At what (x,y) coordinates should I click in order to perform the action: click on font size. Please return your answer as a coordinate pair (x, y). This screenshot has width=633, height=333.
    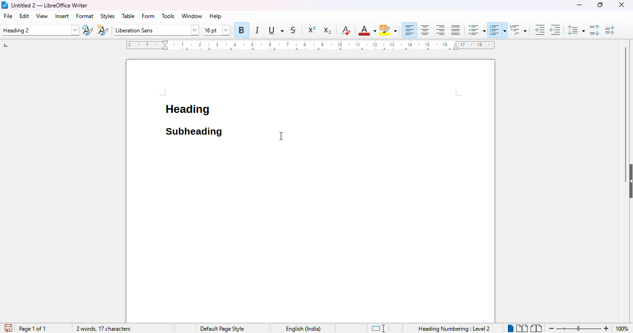
    Looking at the image, I should click on (217, 31).